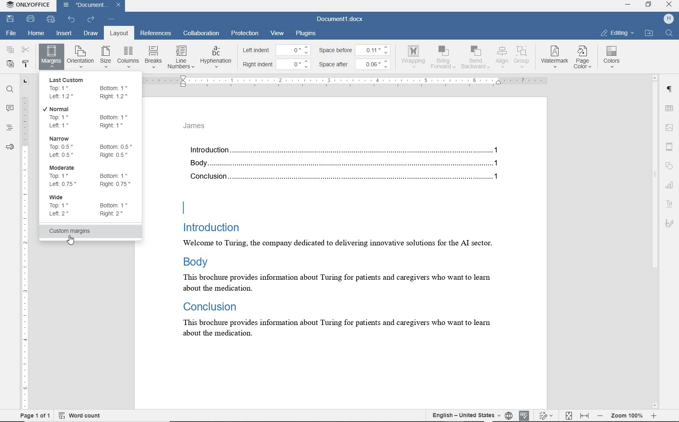  I want to click on signature, so click(669, 223).